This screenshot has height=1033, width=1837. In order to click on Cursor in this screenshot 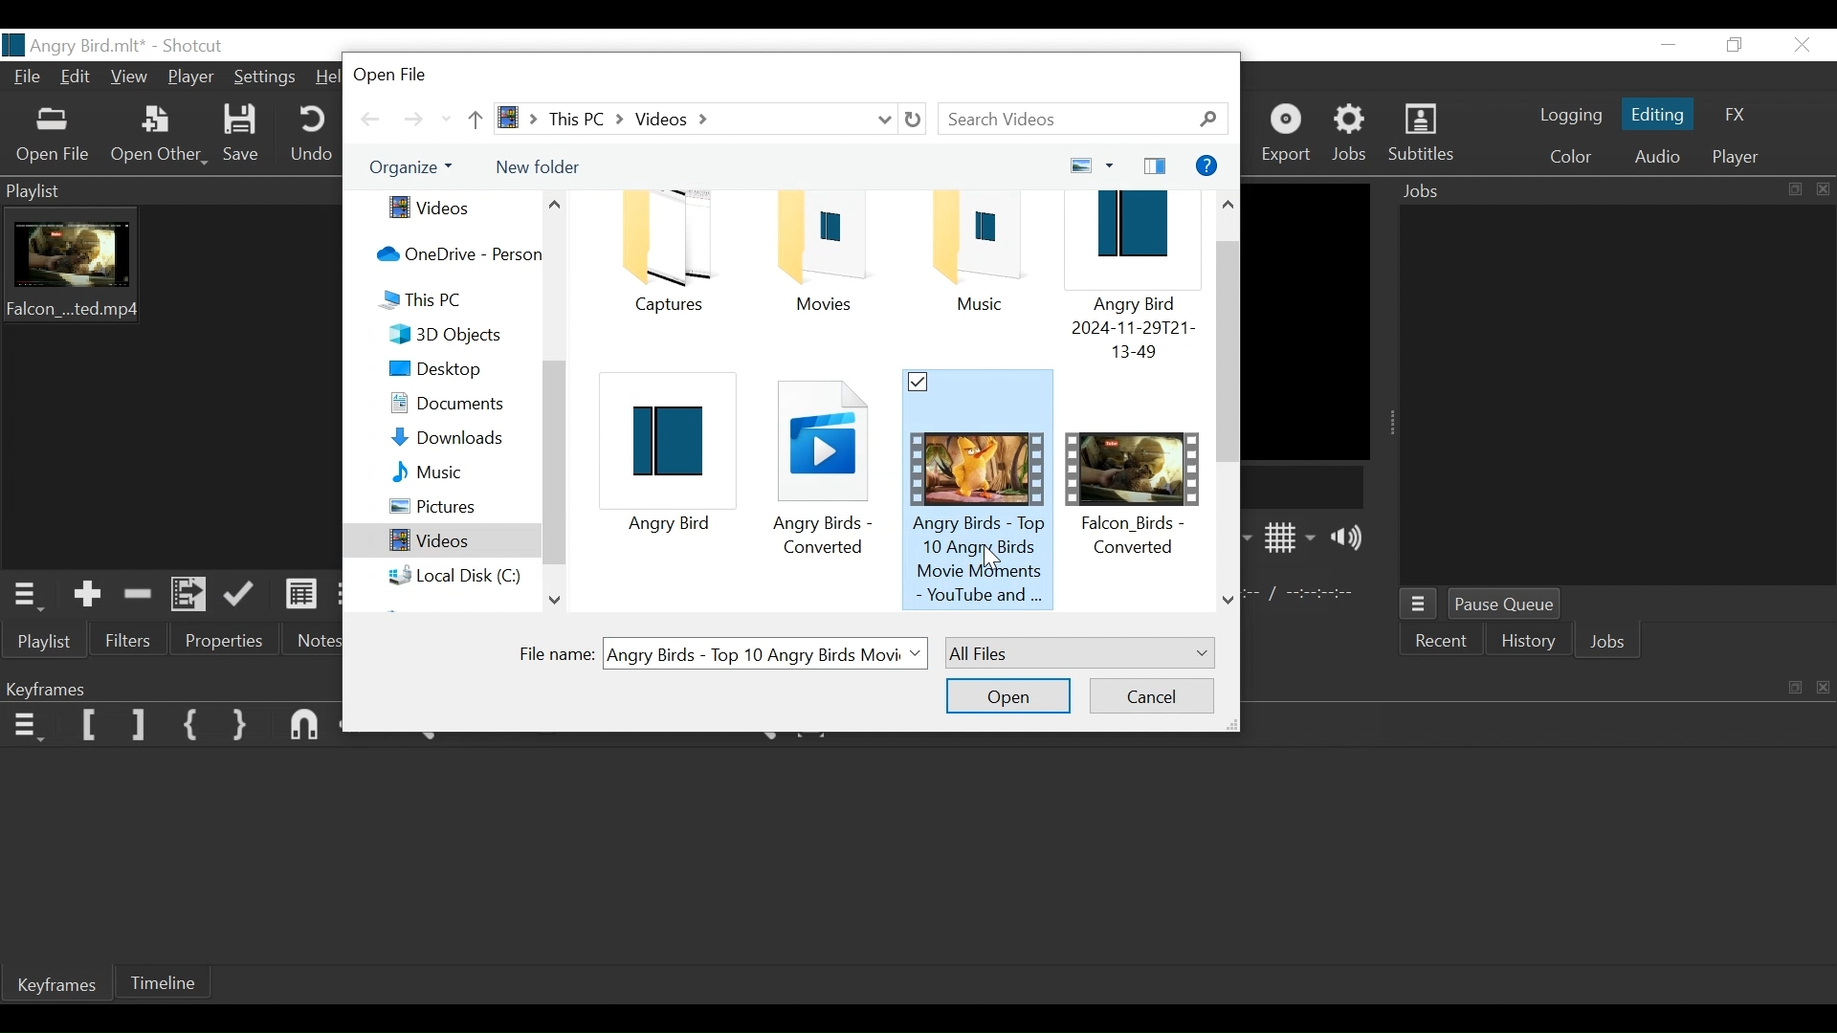, I will do `click(996, 560)`.